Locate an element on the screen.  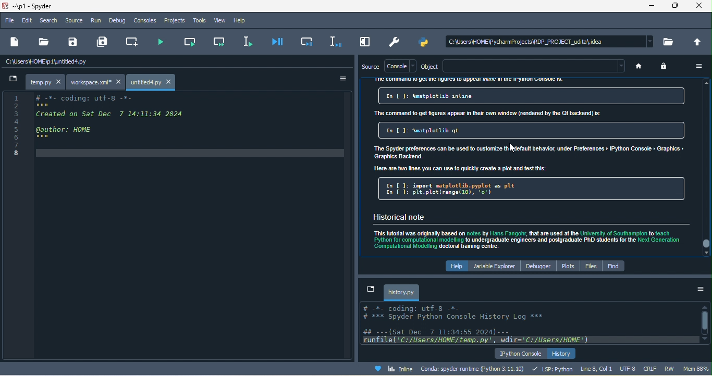
option is located at coordinates (697, 289).